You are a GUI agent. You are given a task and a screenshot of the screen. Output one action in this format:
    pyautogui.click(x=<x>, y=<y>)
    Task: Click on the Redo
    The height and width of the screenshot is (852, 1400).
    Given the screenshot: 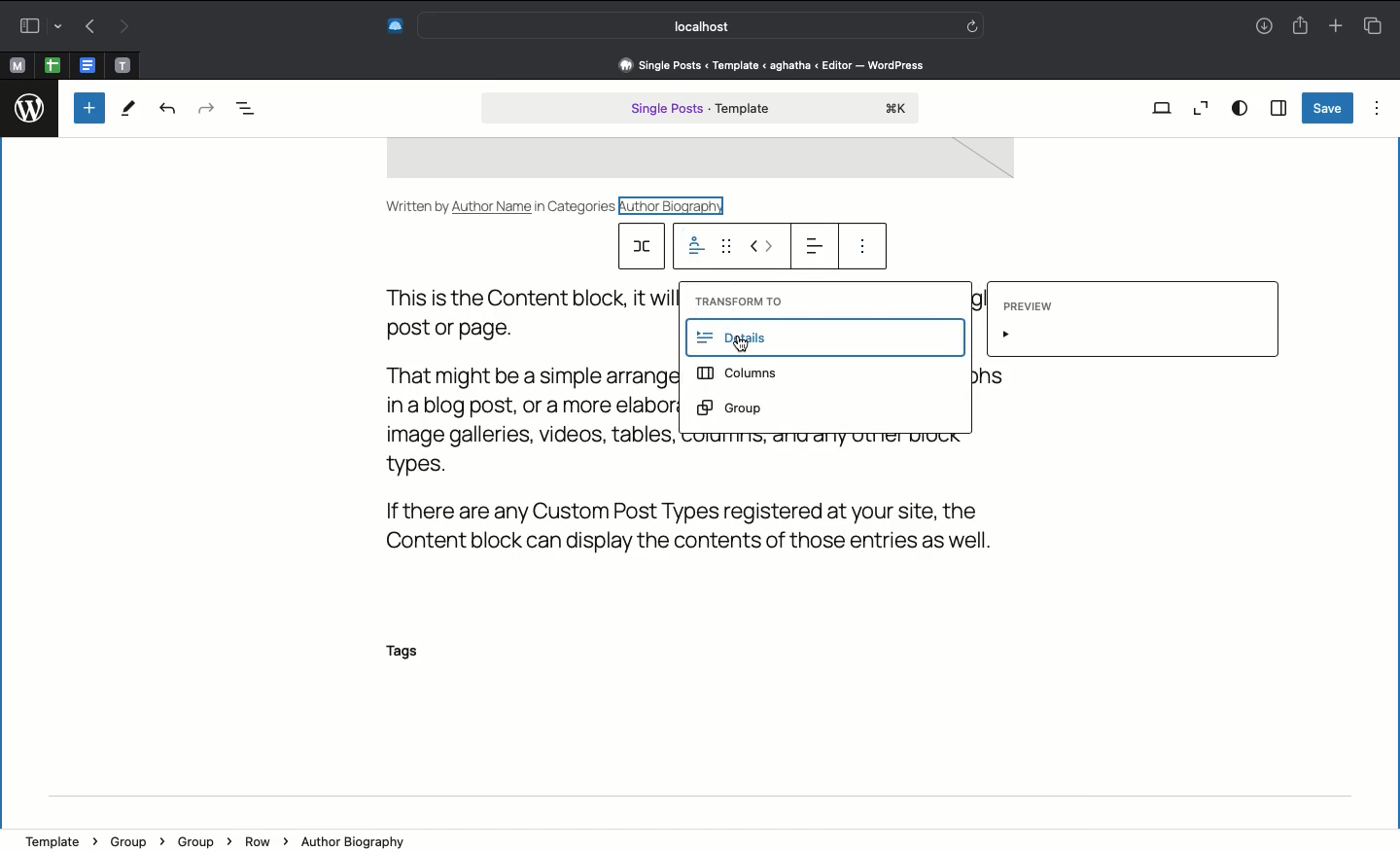 What is the action you would take?
    pyautogui.click(x=204, y=107)
    